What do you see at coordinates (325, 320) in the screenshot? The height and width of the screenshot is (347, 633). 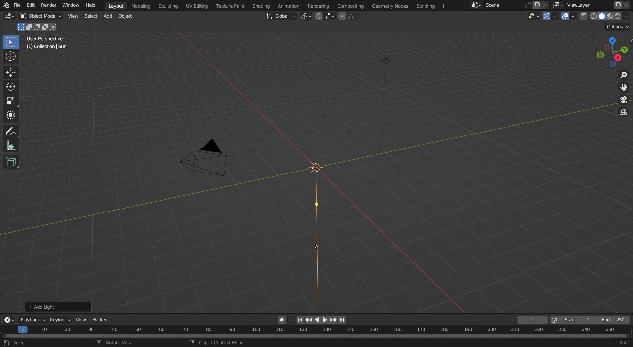 I see `play` at bounding box center [325, 320].